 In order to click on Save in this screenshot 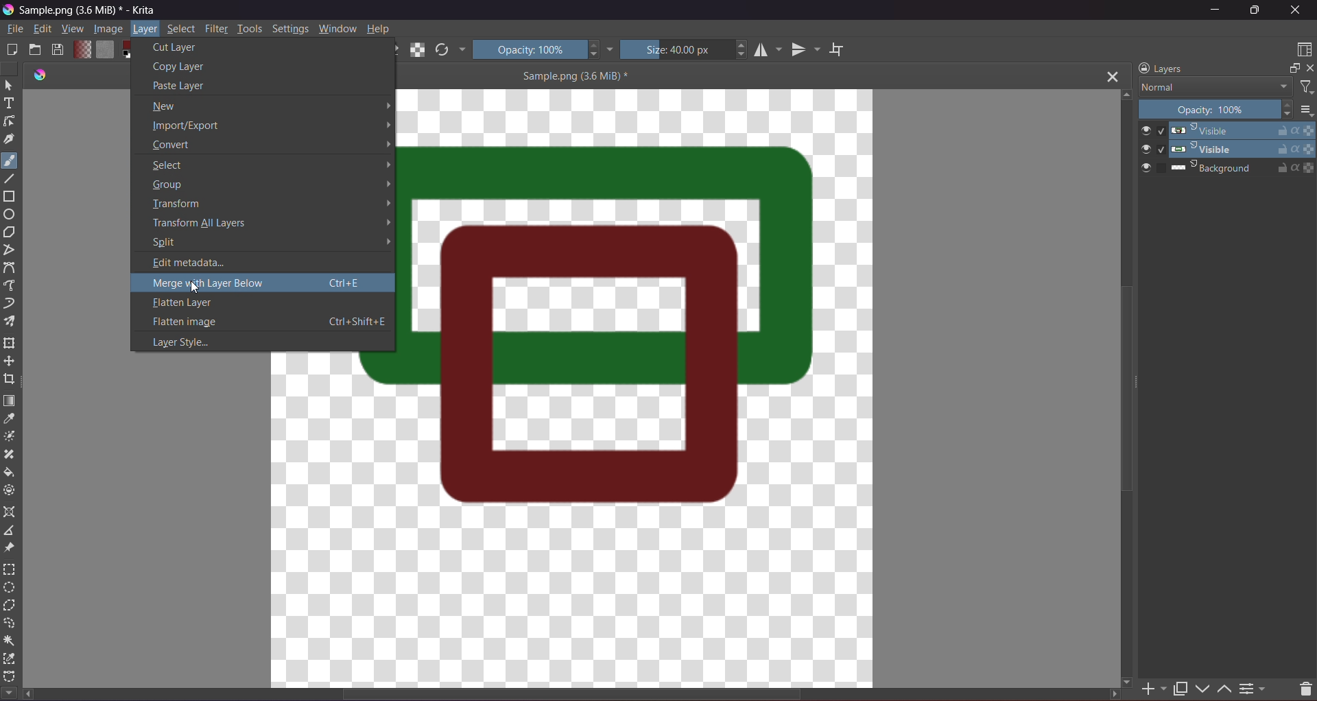, I will do `click(58, 50)`.